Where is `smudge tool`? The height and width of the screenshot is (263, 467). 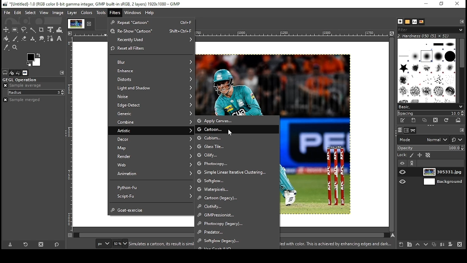 smudge tool is located at coordinates (42, 39).